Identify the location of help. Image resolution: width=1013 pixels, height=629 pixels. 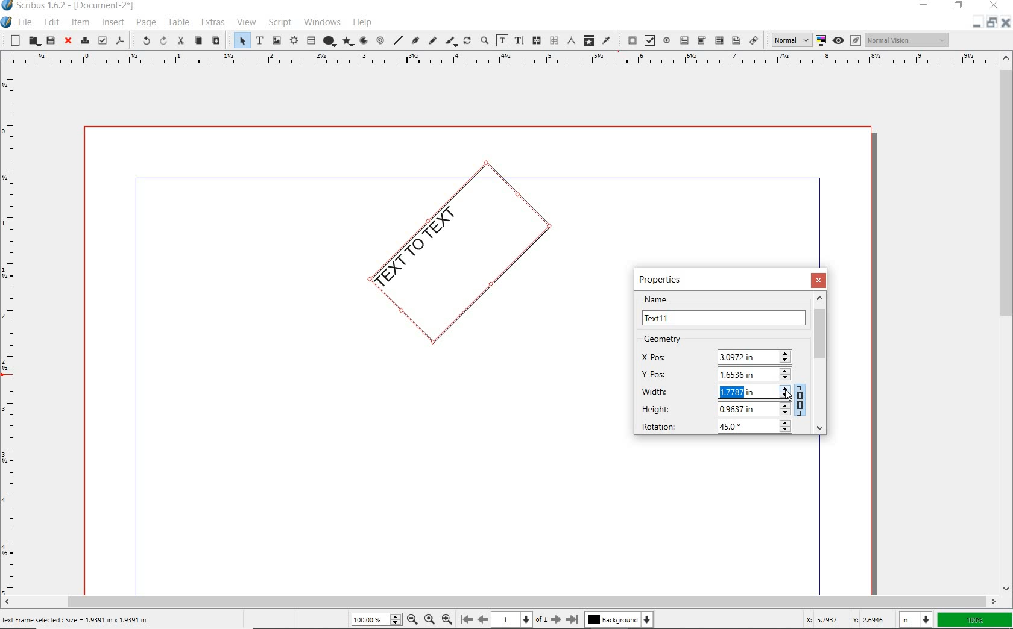
(362, 24).